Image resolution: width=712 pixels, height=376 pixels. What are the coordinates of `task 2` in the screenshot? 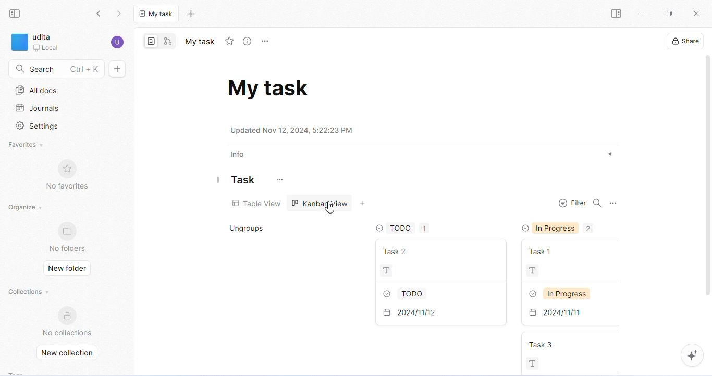 It's located at (434, 250).